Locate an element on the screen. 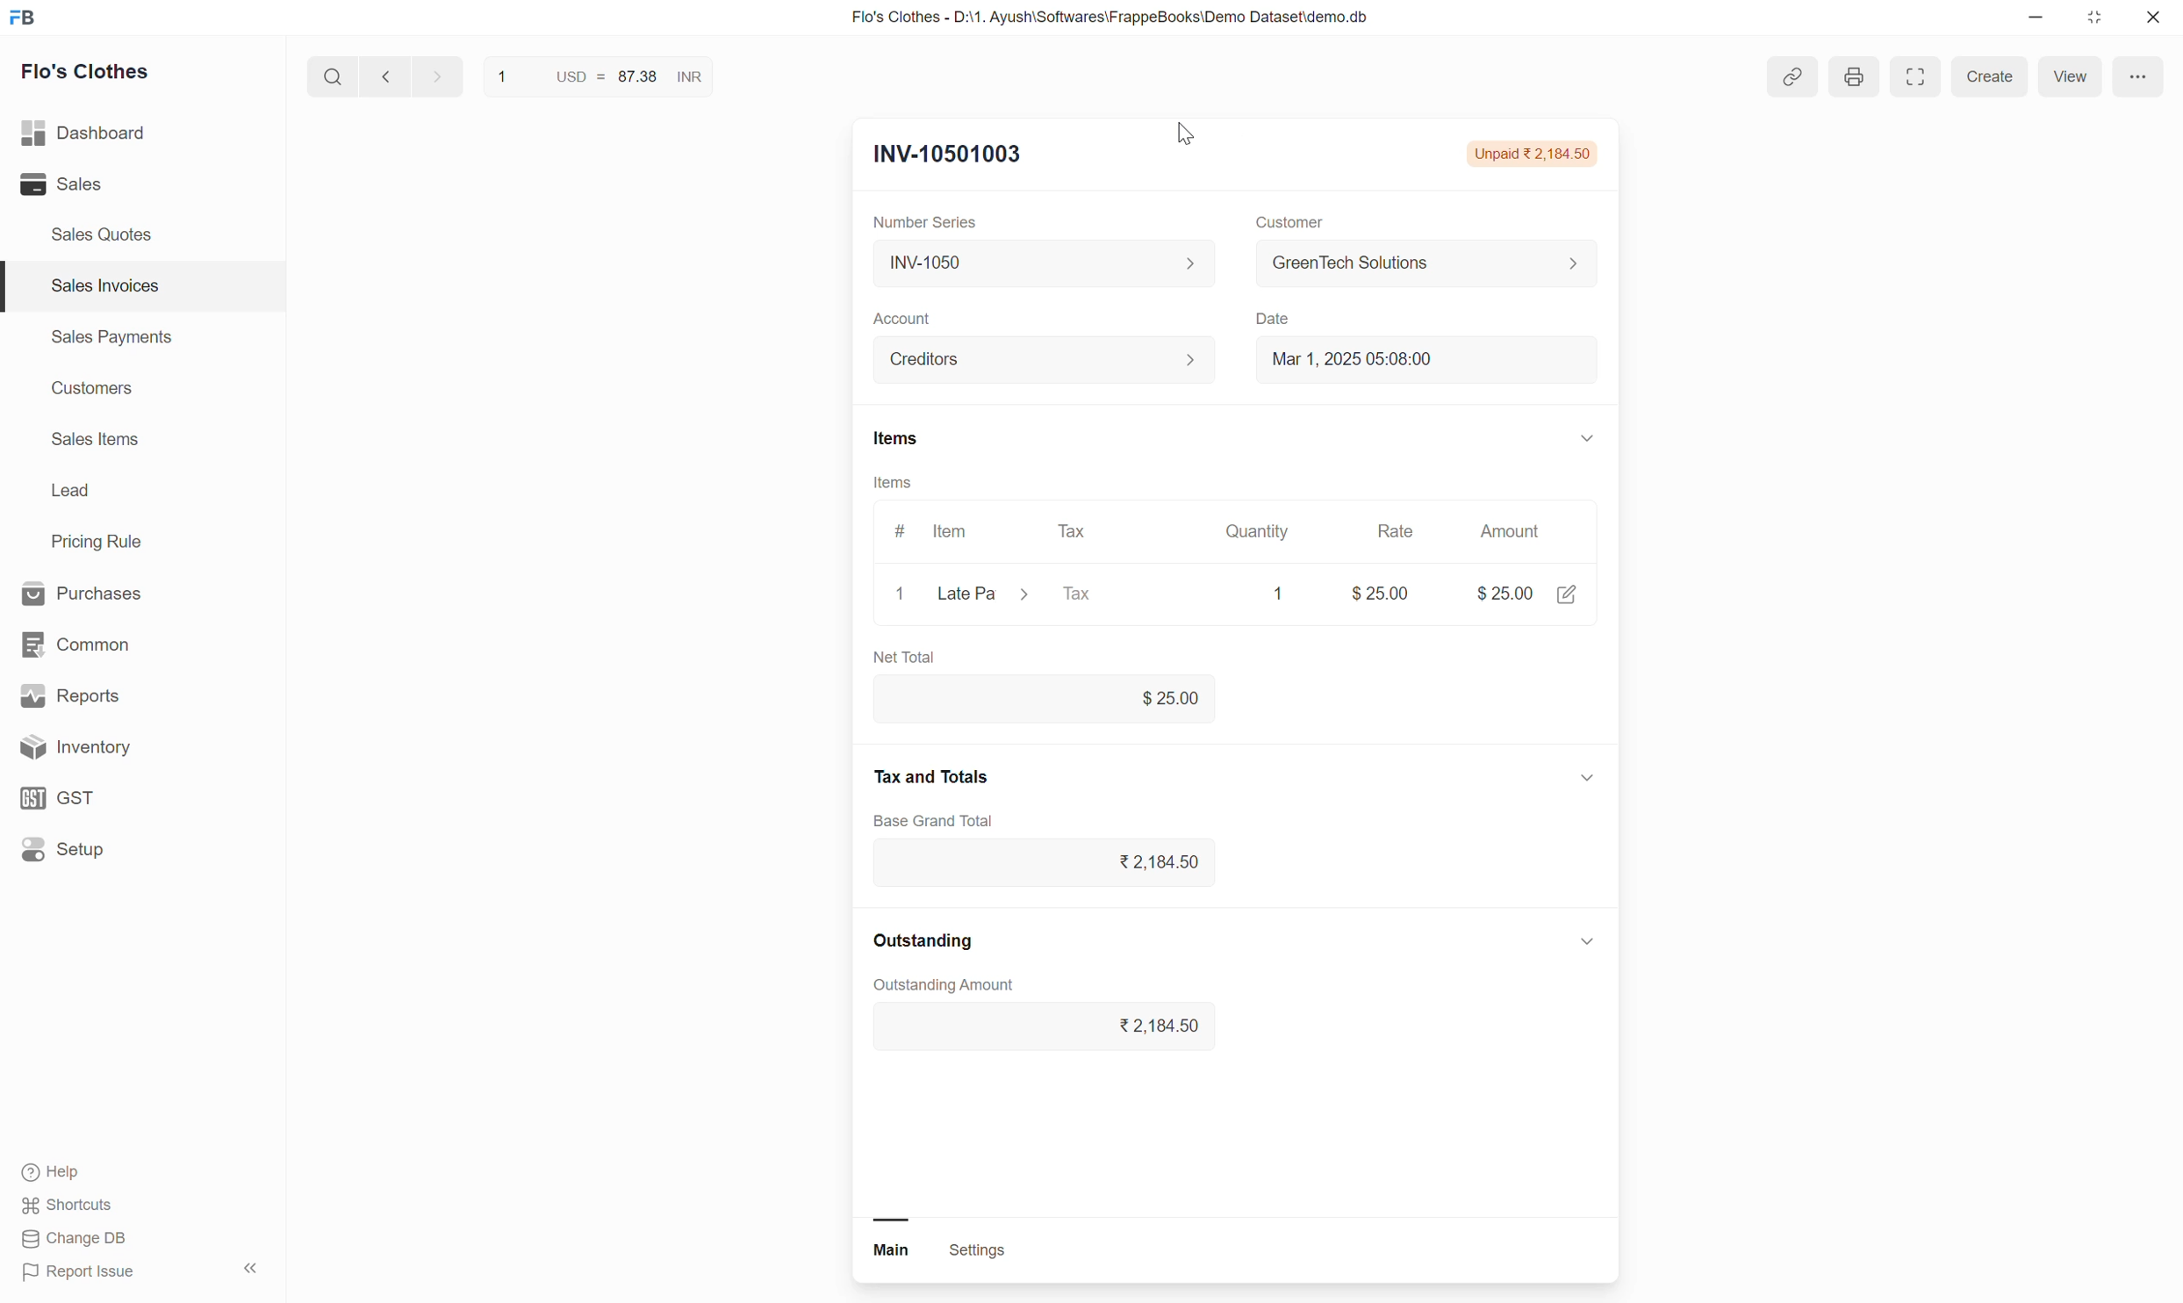  view is located at coordinates (2072, 74).